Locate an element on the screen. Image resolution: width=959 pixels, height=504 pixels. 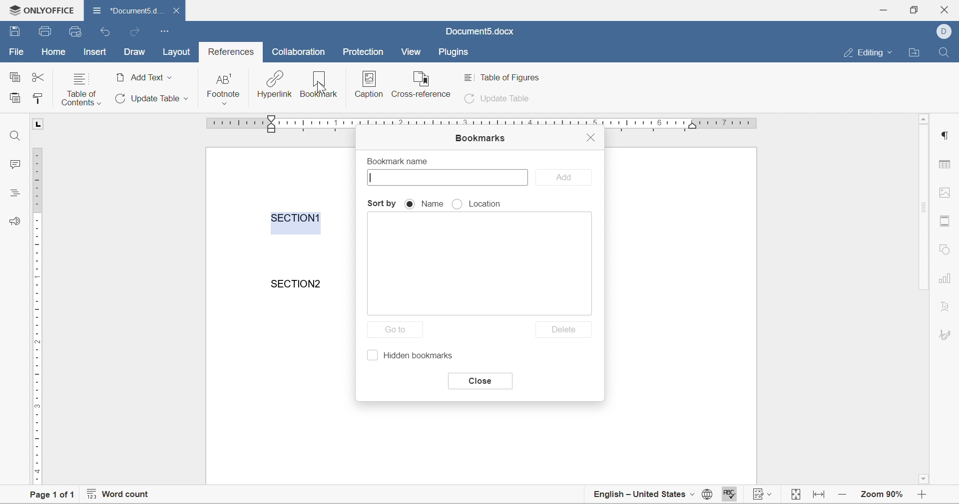
name is located at coordinates (432, 204).